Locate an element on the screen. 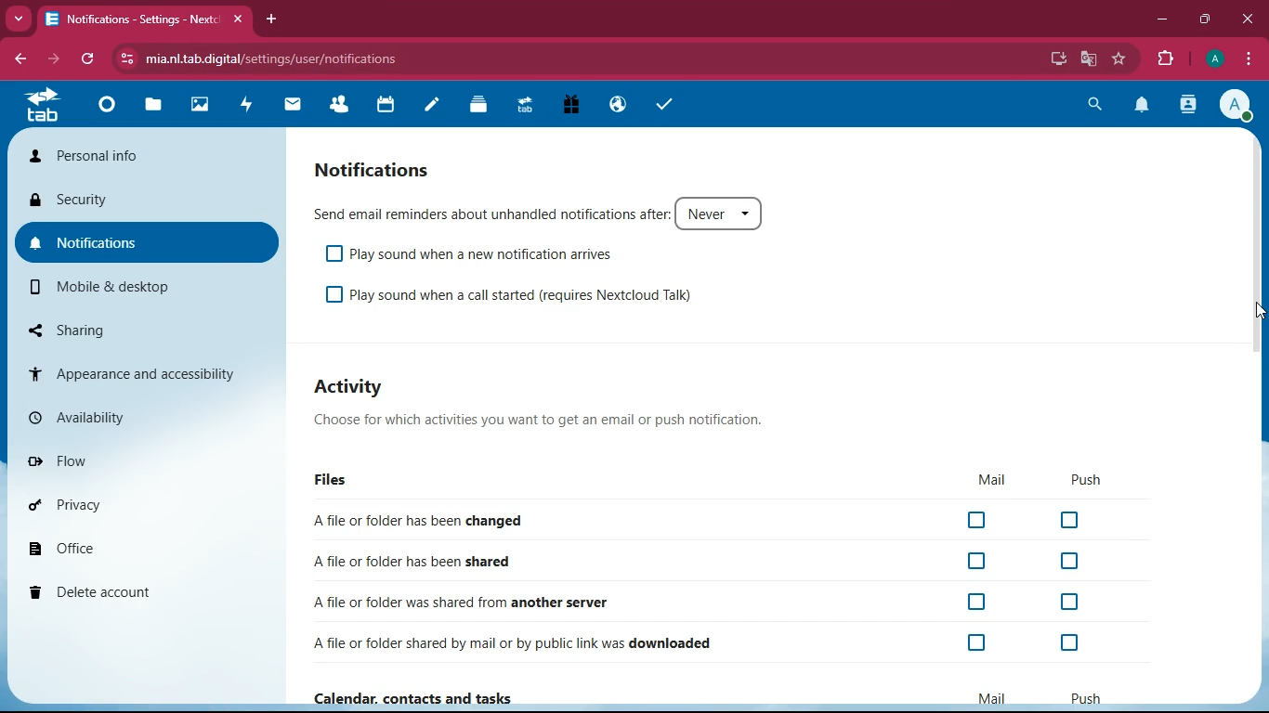 The width and height of the screenshot is (1269, 713). Never is located at coordinates (704, 213).